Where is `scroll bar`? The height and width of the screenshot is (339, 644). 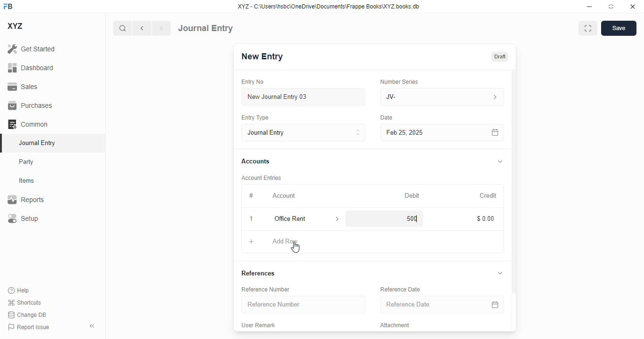 scroll bar is located at coordinates (514, 200).